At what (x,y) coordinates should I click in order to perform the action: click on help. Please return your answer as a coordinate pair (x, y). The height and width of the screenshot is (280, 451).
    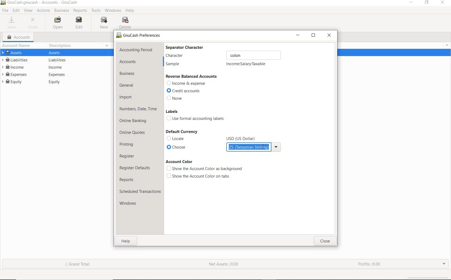
    Looking at the image, I should click on (127, 241).